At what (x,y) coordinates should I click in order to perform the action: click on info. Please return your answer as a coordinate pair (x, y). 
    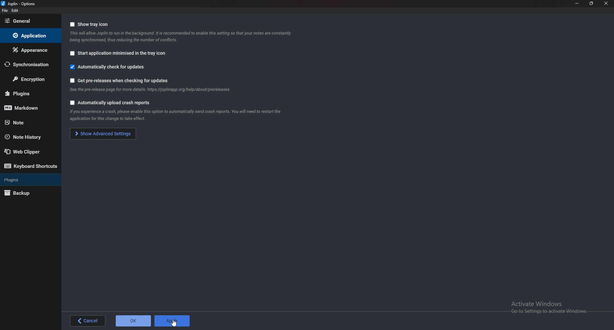
    Looking at the image, I should click on (152, 90).